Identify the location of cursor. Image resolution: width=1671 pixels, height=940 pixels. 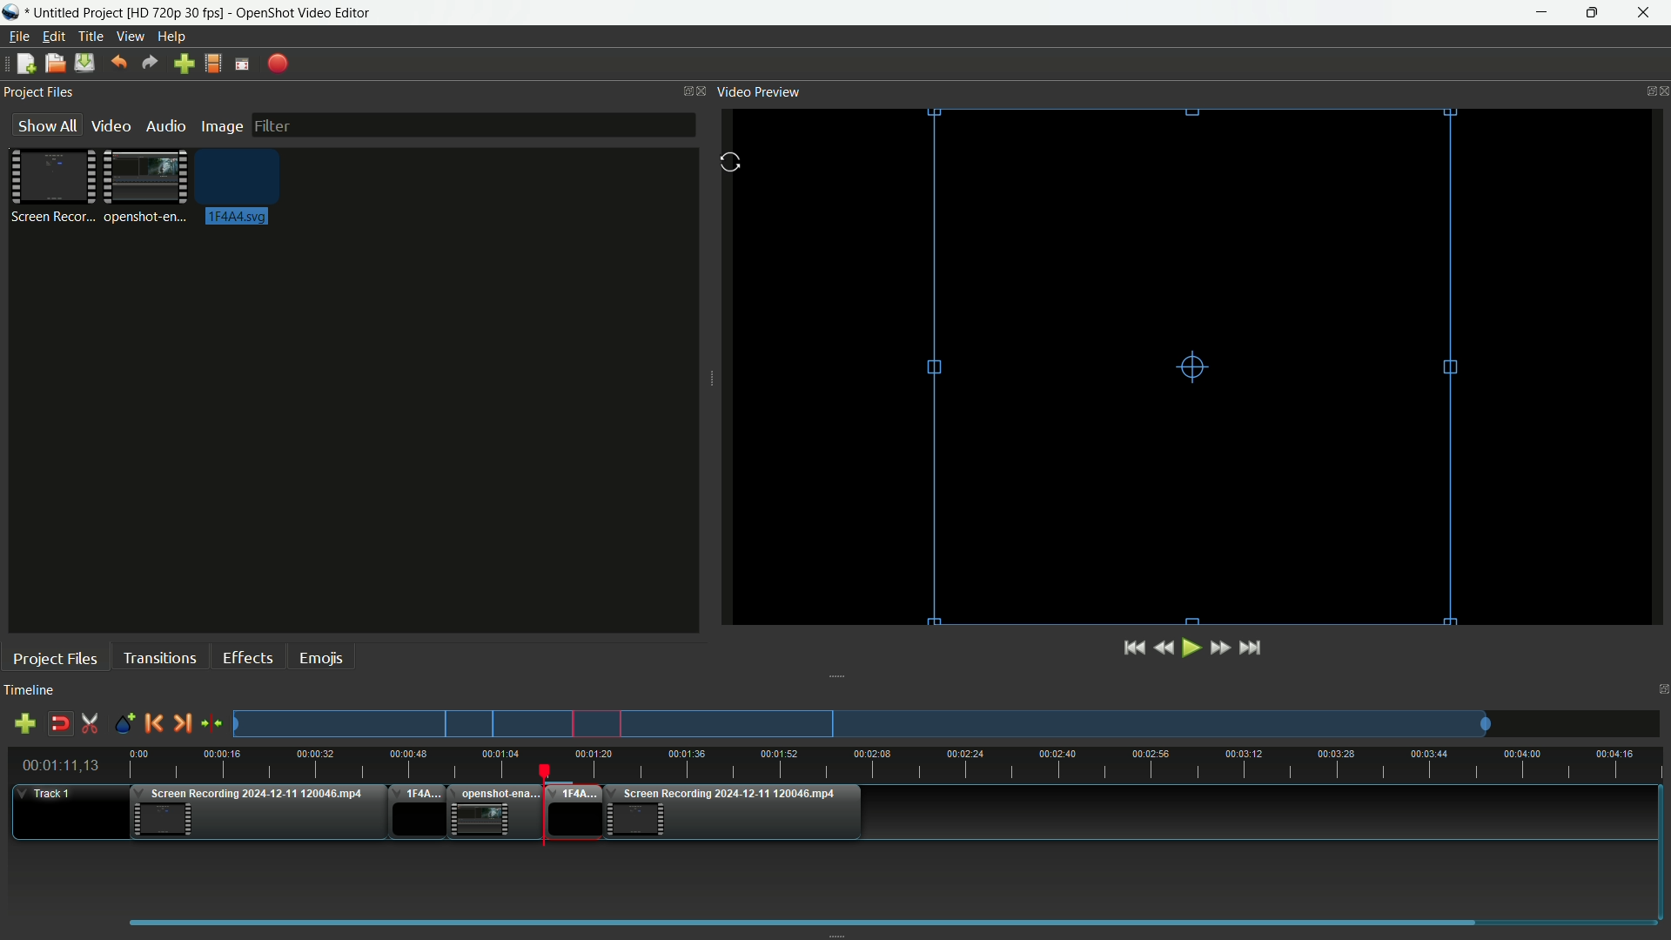
(733, 164).